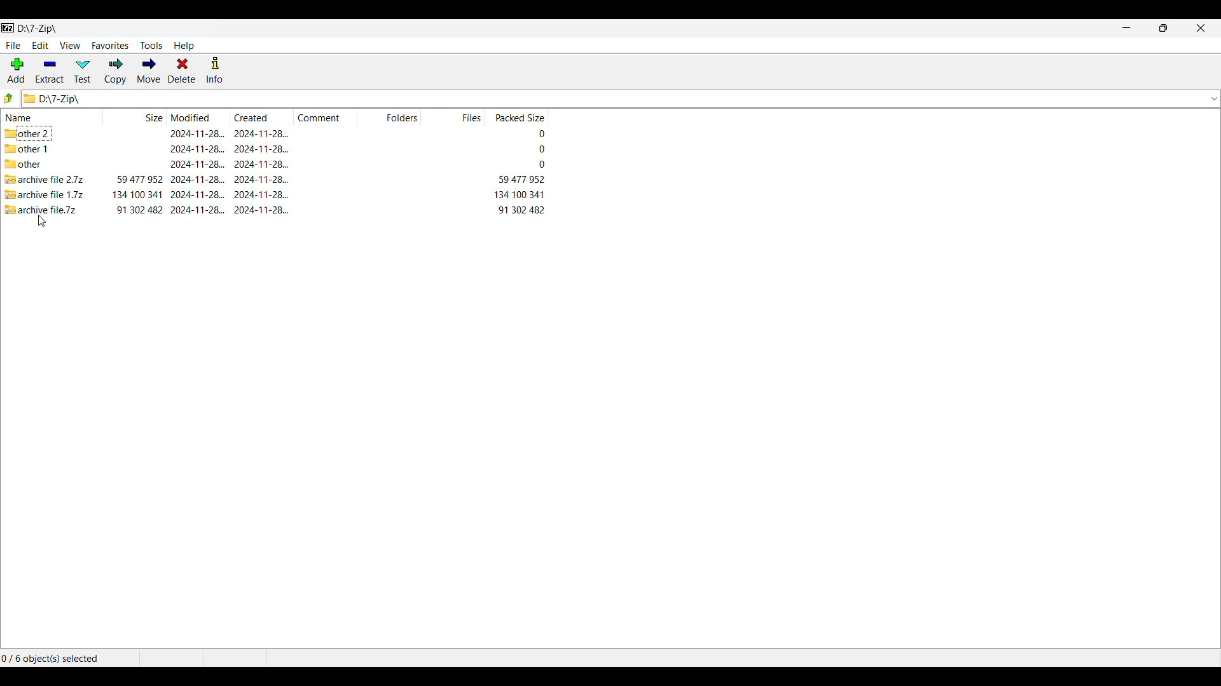  What do you see at coordinates (390, 117) in the screenshot?
I see `Folders column` at bounding box center [390, 117].